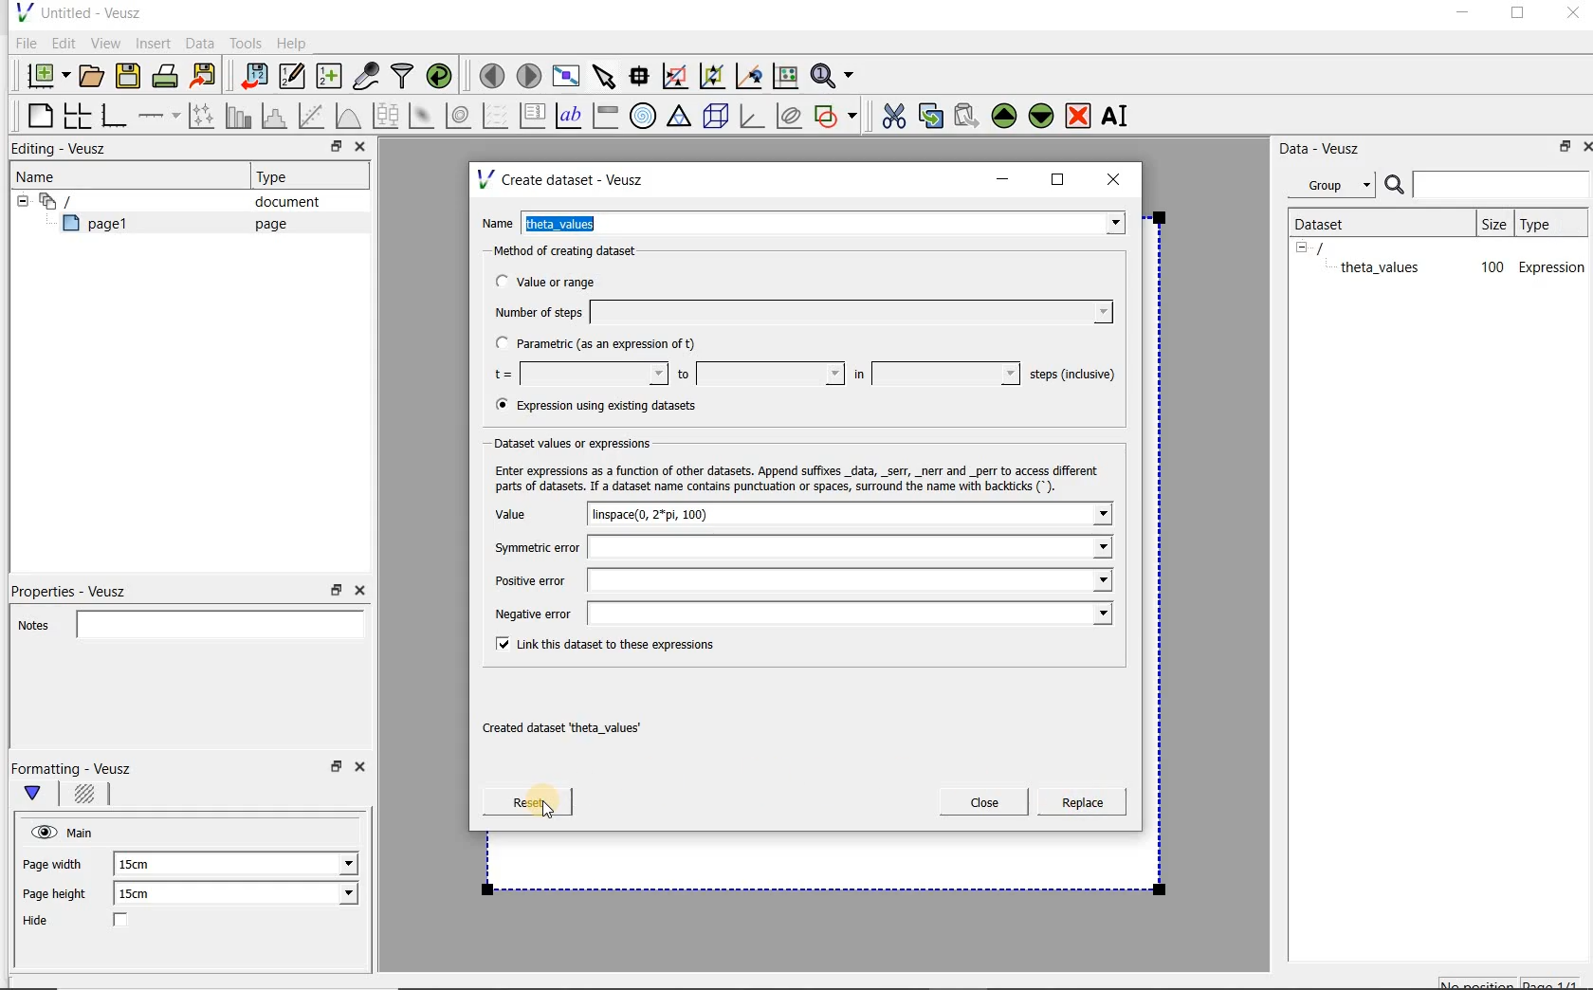 This screenshot has width=1593, height=990. What do you see at coordinates (337, 591) in the screenshot?
I see `restore down` at bounding box center [337, 591].